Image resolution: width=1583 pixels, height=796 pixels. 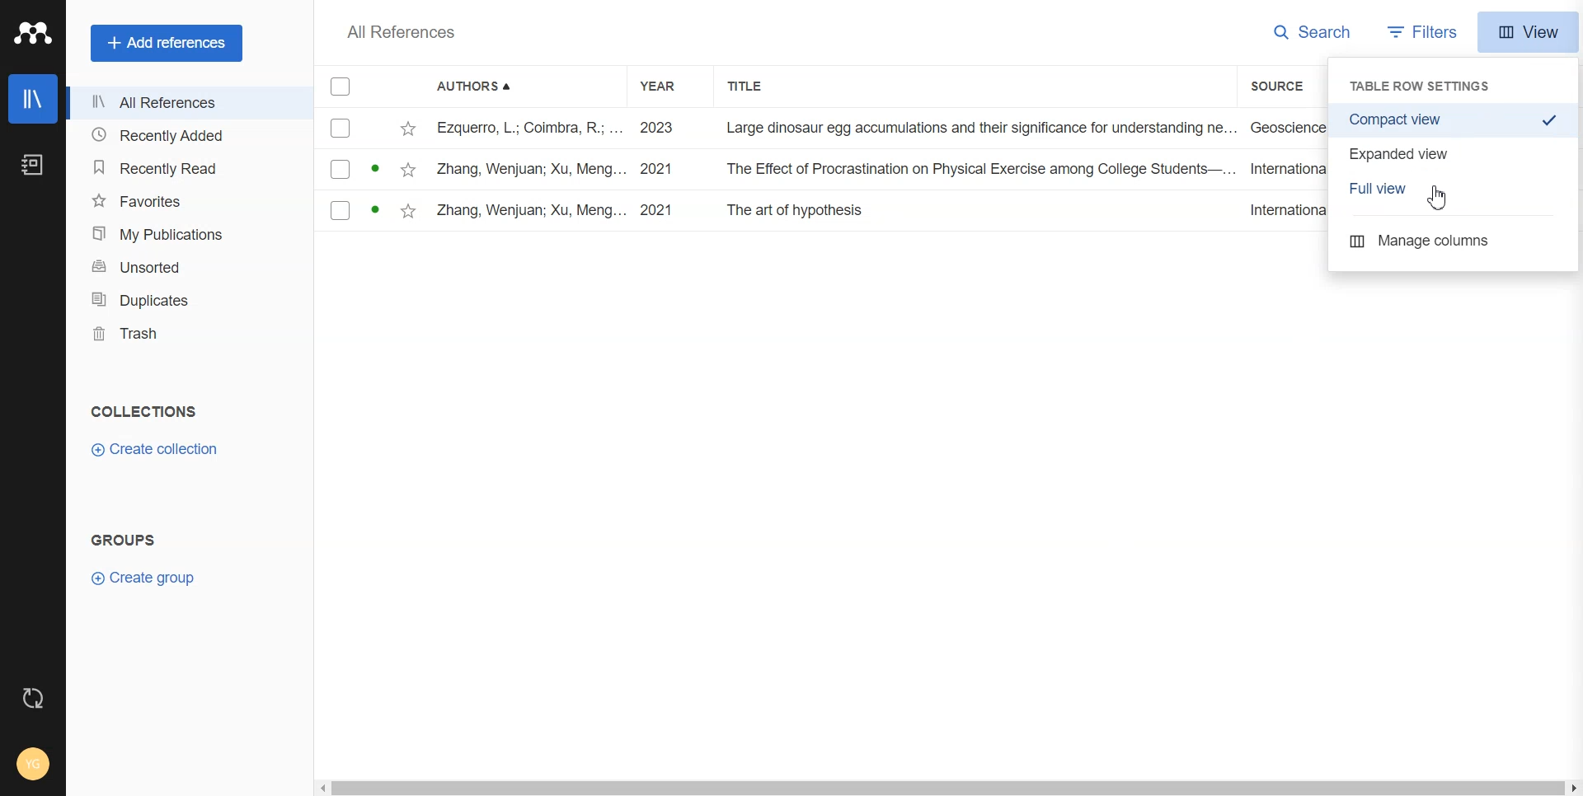 I want to click on My Publication, so click(x=175, y=235).